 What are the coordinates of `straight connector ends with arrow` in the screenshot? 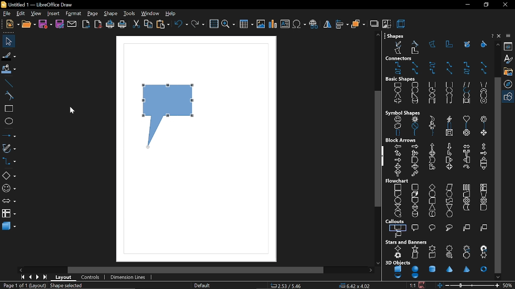 It's located at (414, 64).